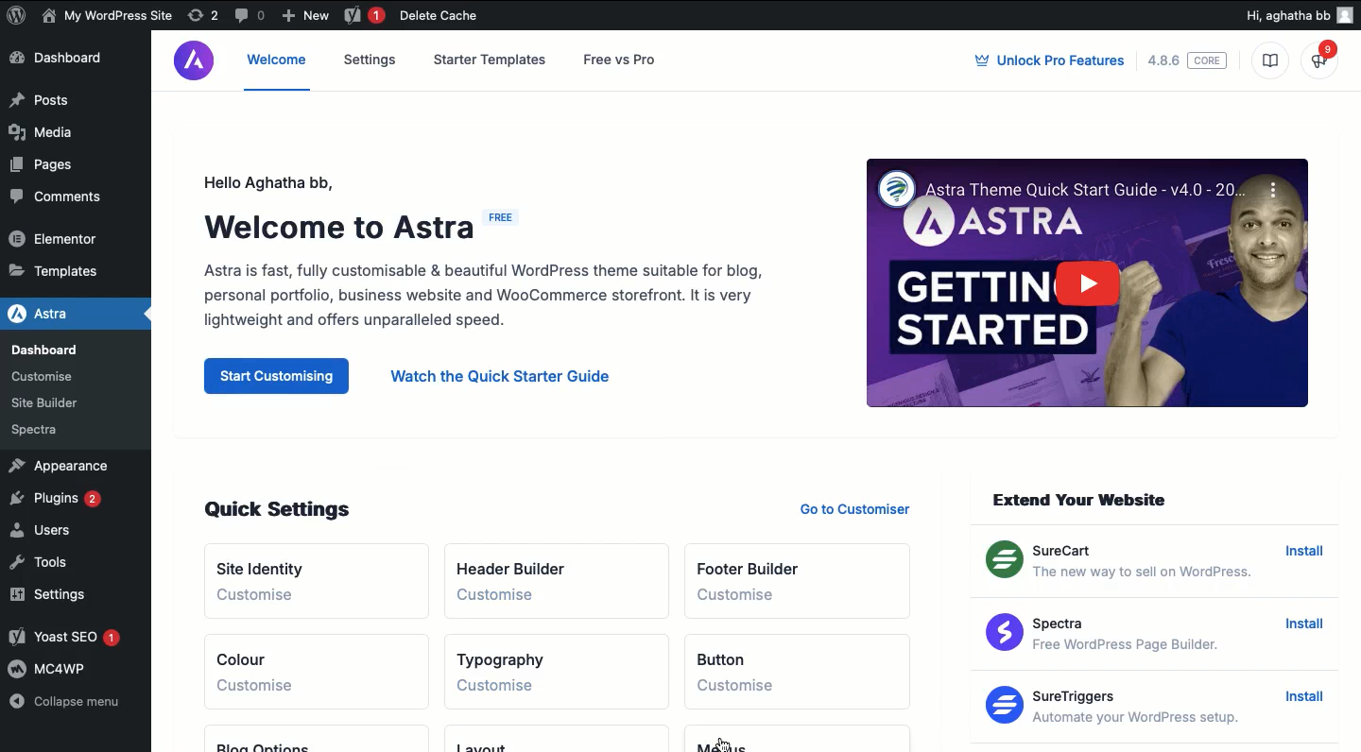  What do you see at coordinates (279, 376) in the screenshot?
I see `Start customizig` at bounding box center [279, 376].